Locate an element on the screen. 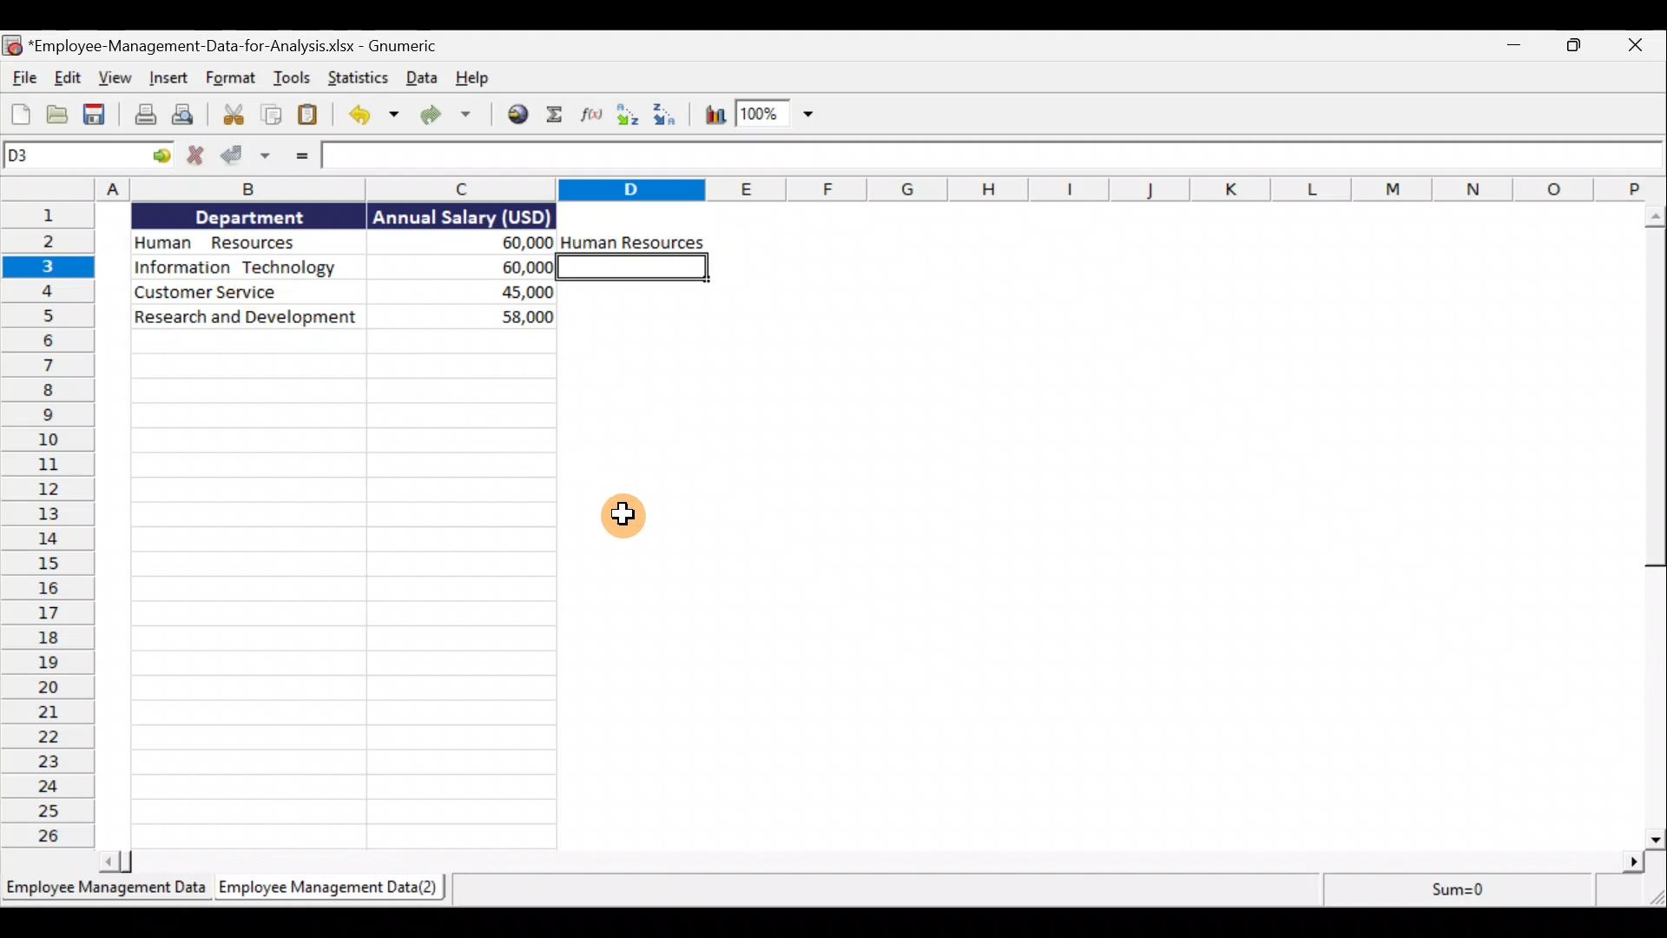  View is located at coordinates (114, 81).